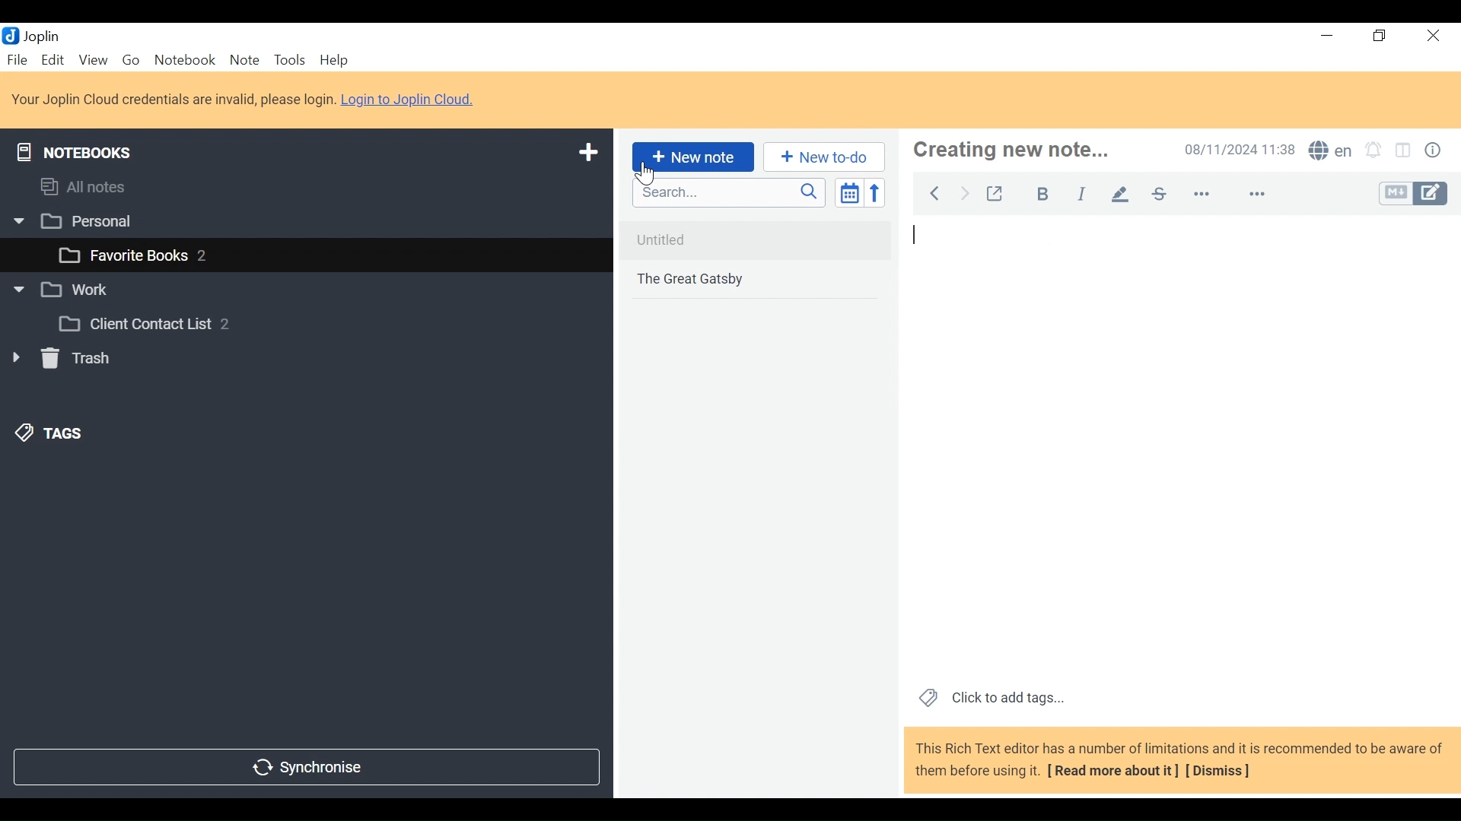 The image size is (1461, 821). Describe the element at coordinates (129, 61) in the screenshot. I see `Go` at that location.